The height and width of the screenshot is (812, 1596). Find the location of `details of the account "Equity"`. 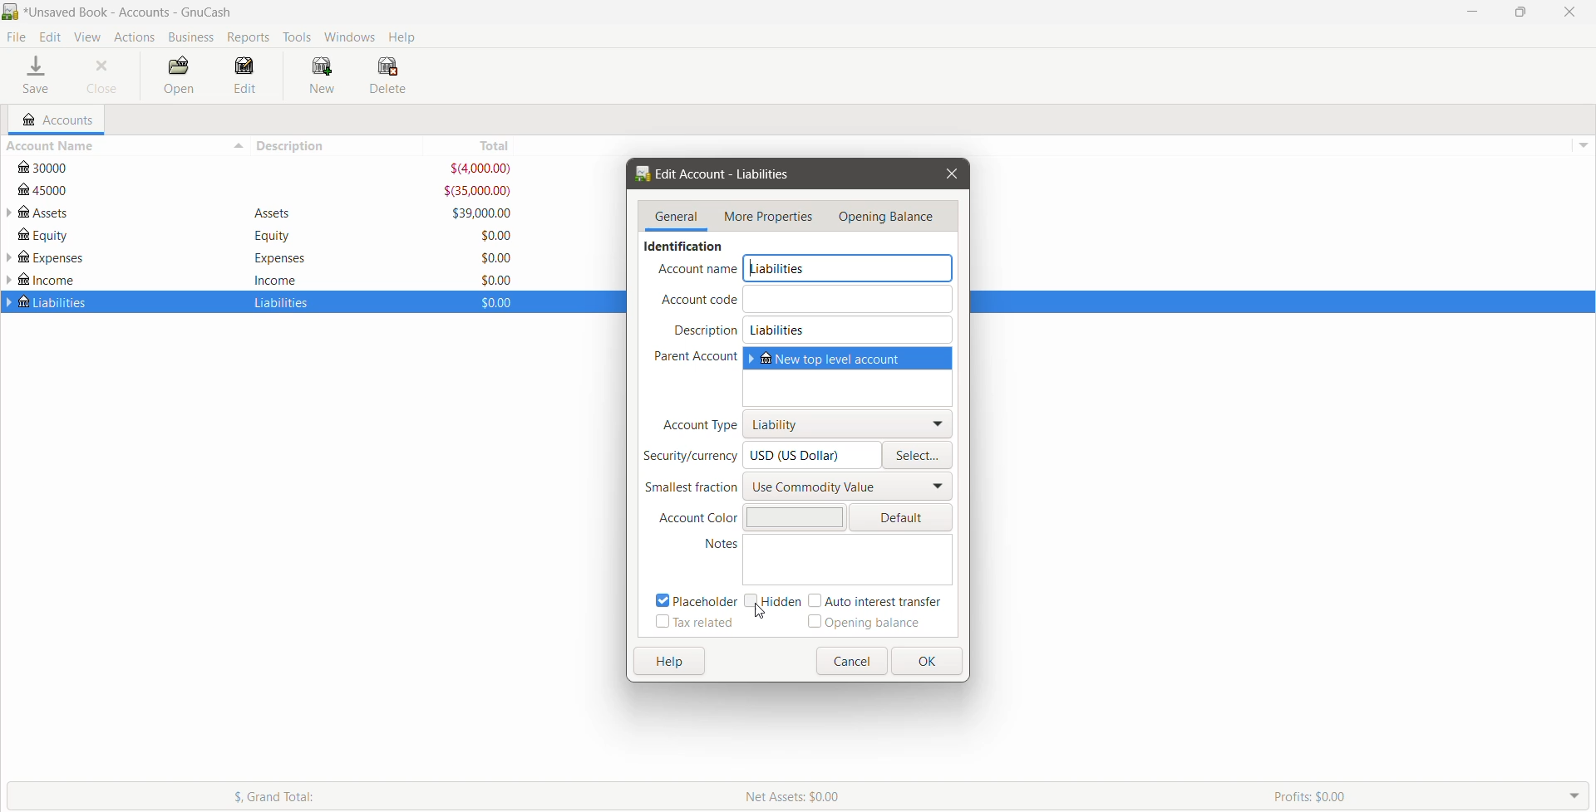

details of the account "Equity" is located at coordinates (268, 236).